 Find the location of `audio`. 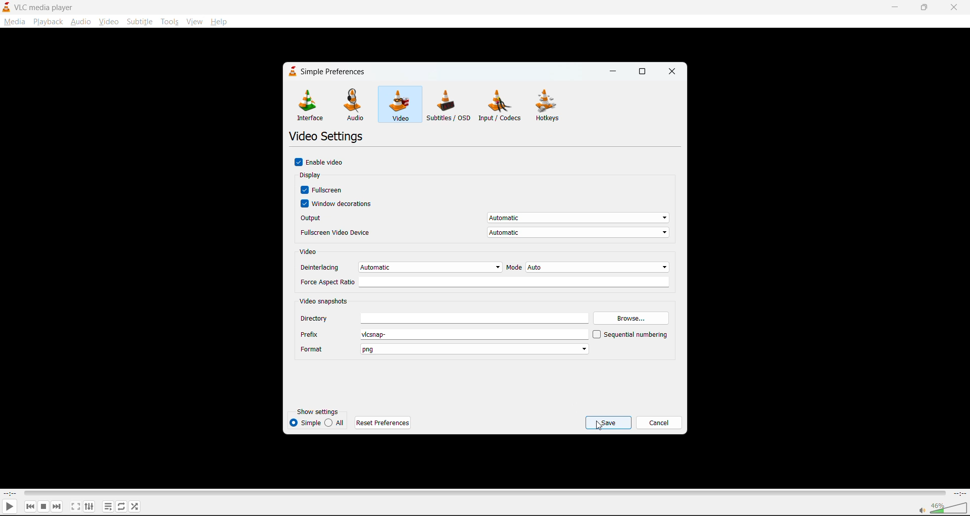

audio is located at coordinates (357, 104).